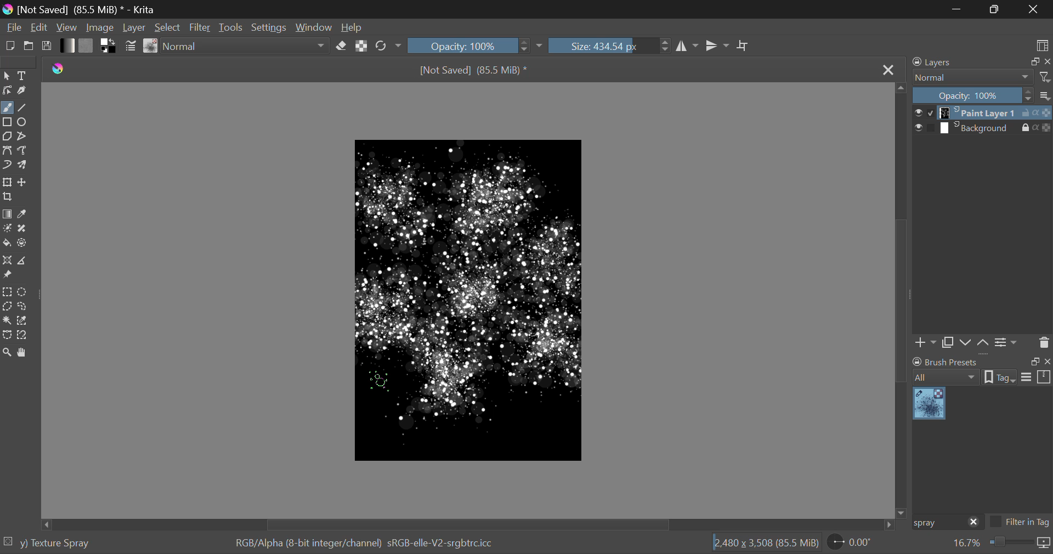 This screenshot has height=554, width=1053. What do you see at coordinates (7, 164) in the screenshot?
I see `Dynamic Brush` at bounding box center [7, 164].